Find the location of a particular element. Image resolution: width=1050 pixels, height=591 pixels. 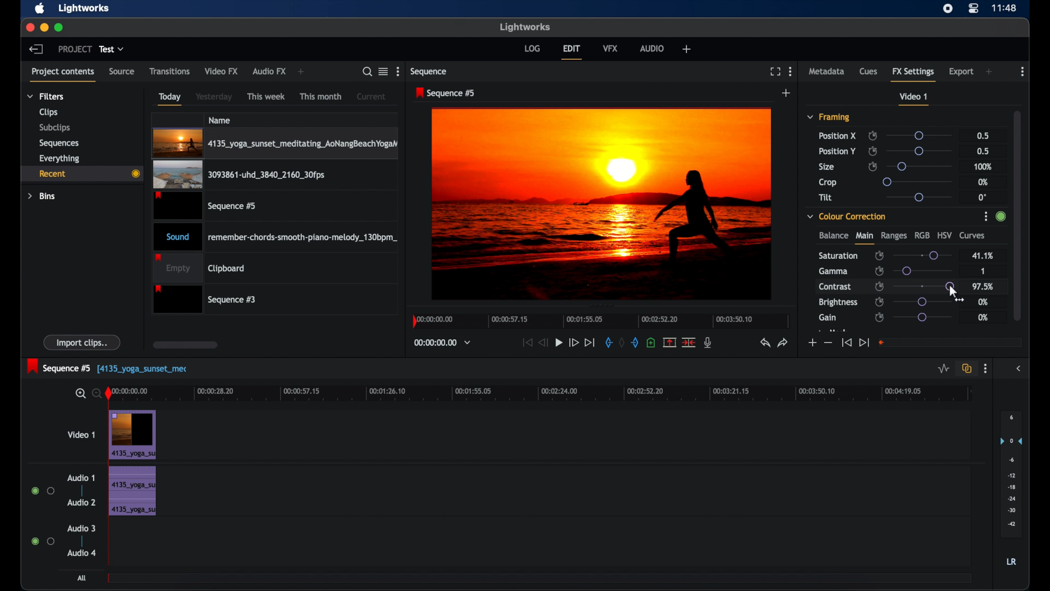

redo is located at coordinates (783, 343).